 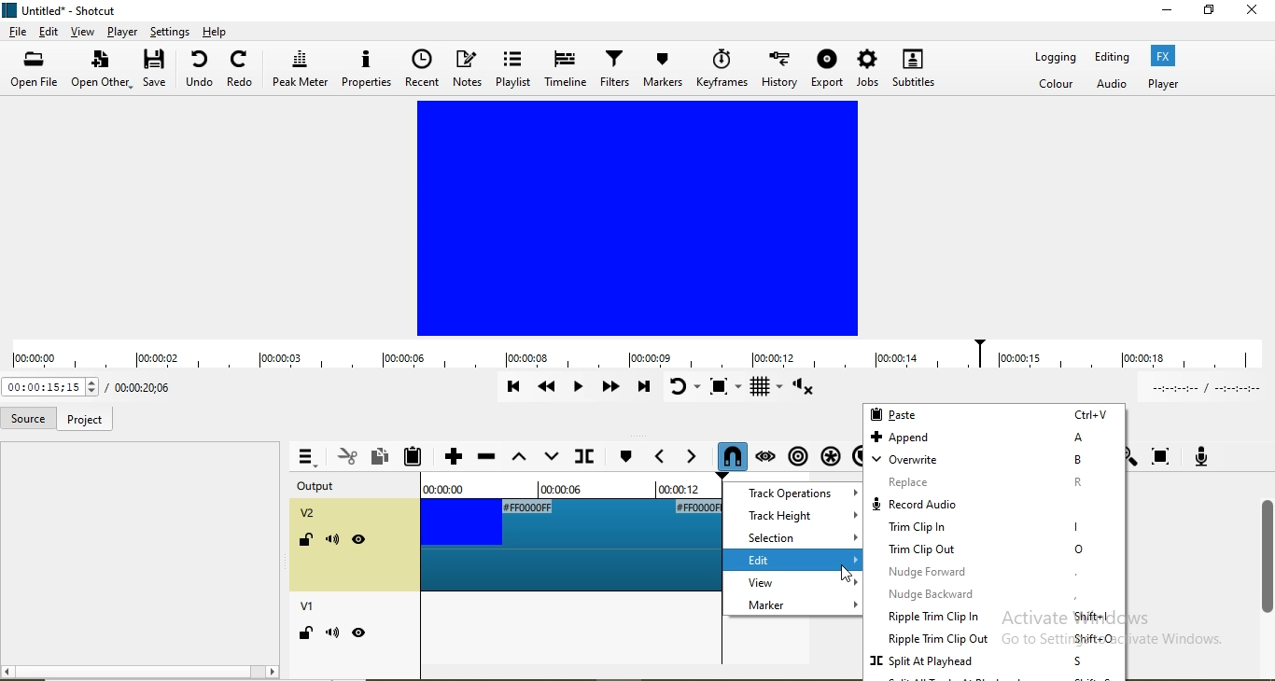 What do you see at coordinates (796, 453) in the screenshot?
I see `Ripple markers` at bounding box center [796, 453].